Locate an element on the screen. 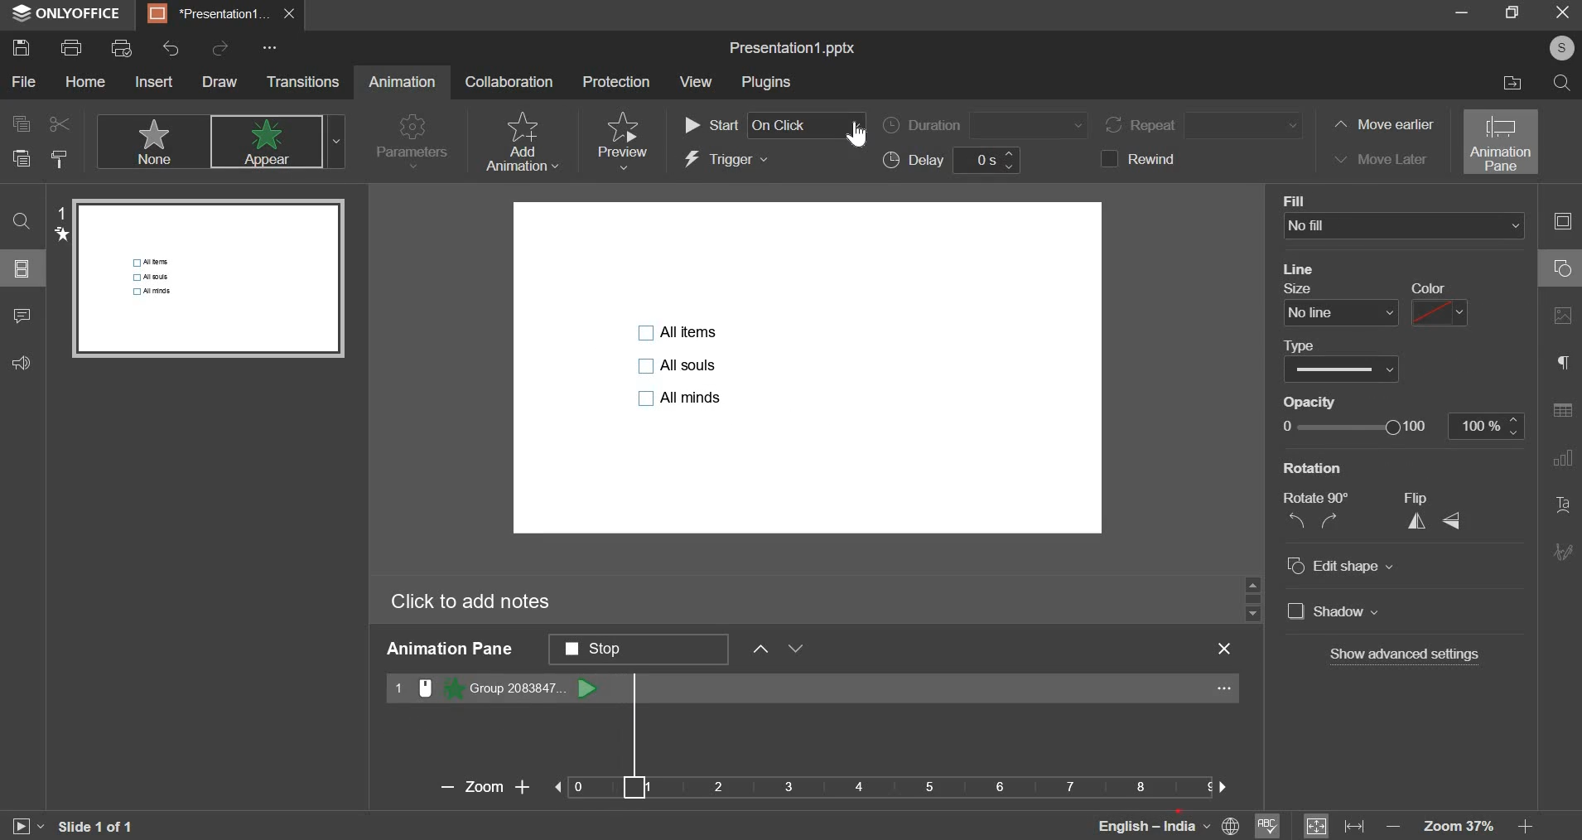 This screenshot has height=840, width=1582. file is located at coordinates (25, 81).